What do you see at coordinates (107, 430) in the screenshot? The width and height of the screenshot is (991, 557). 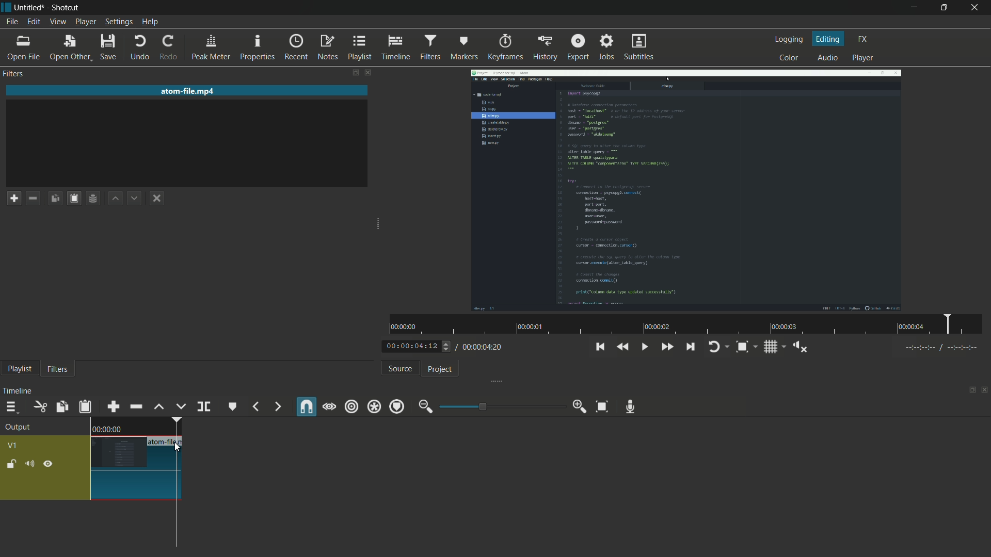 I see `time` at bounding box center [107, 430].